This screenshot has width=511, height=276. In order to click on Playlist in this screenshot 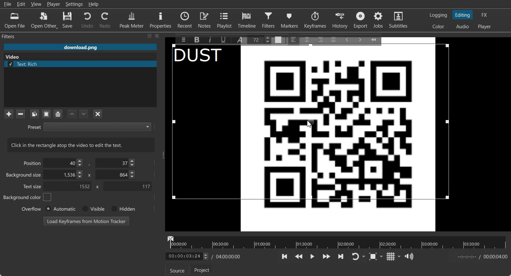, I will do `click(225, 20)`.